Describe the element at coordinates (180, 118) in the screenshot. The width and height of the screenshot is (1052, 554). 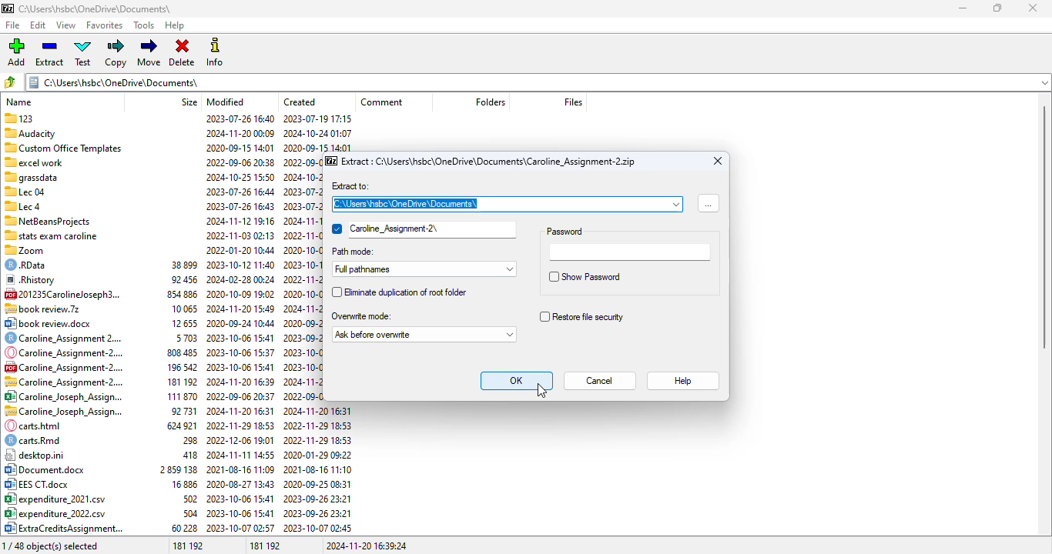
I see `123` at that location.